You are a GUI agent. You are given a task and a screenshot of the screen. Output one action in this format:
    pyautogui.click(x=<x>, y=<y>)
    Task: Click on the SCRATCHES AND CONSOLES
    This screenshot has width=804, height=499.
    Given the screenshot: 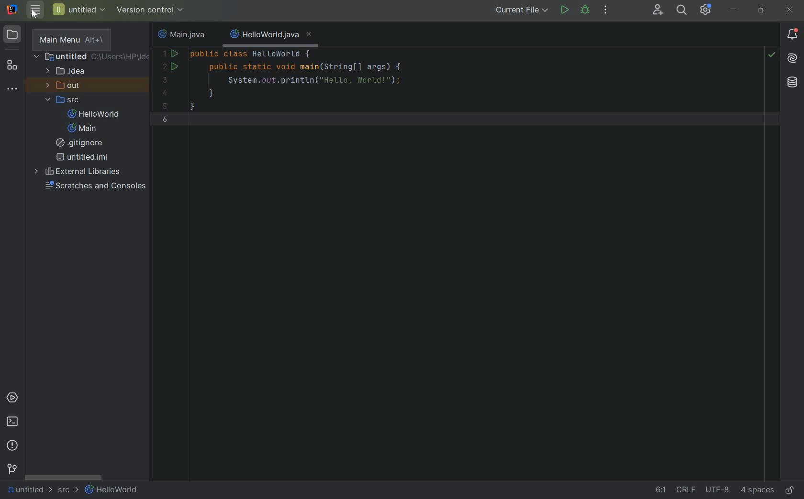 What is the action you would take?
    pyautogui.click(x=95, y=186)
    